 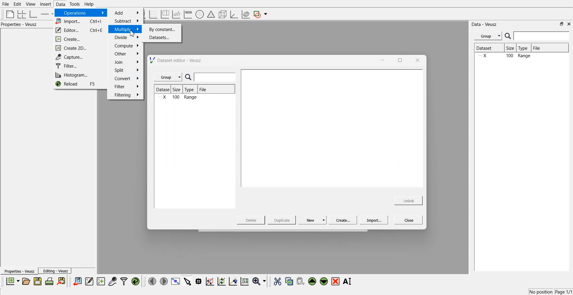 What do you see at coordinates (210, 15) in the screenshot?
I see `ternary shapes` at bounding box center [210, 15].